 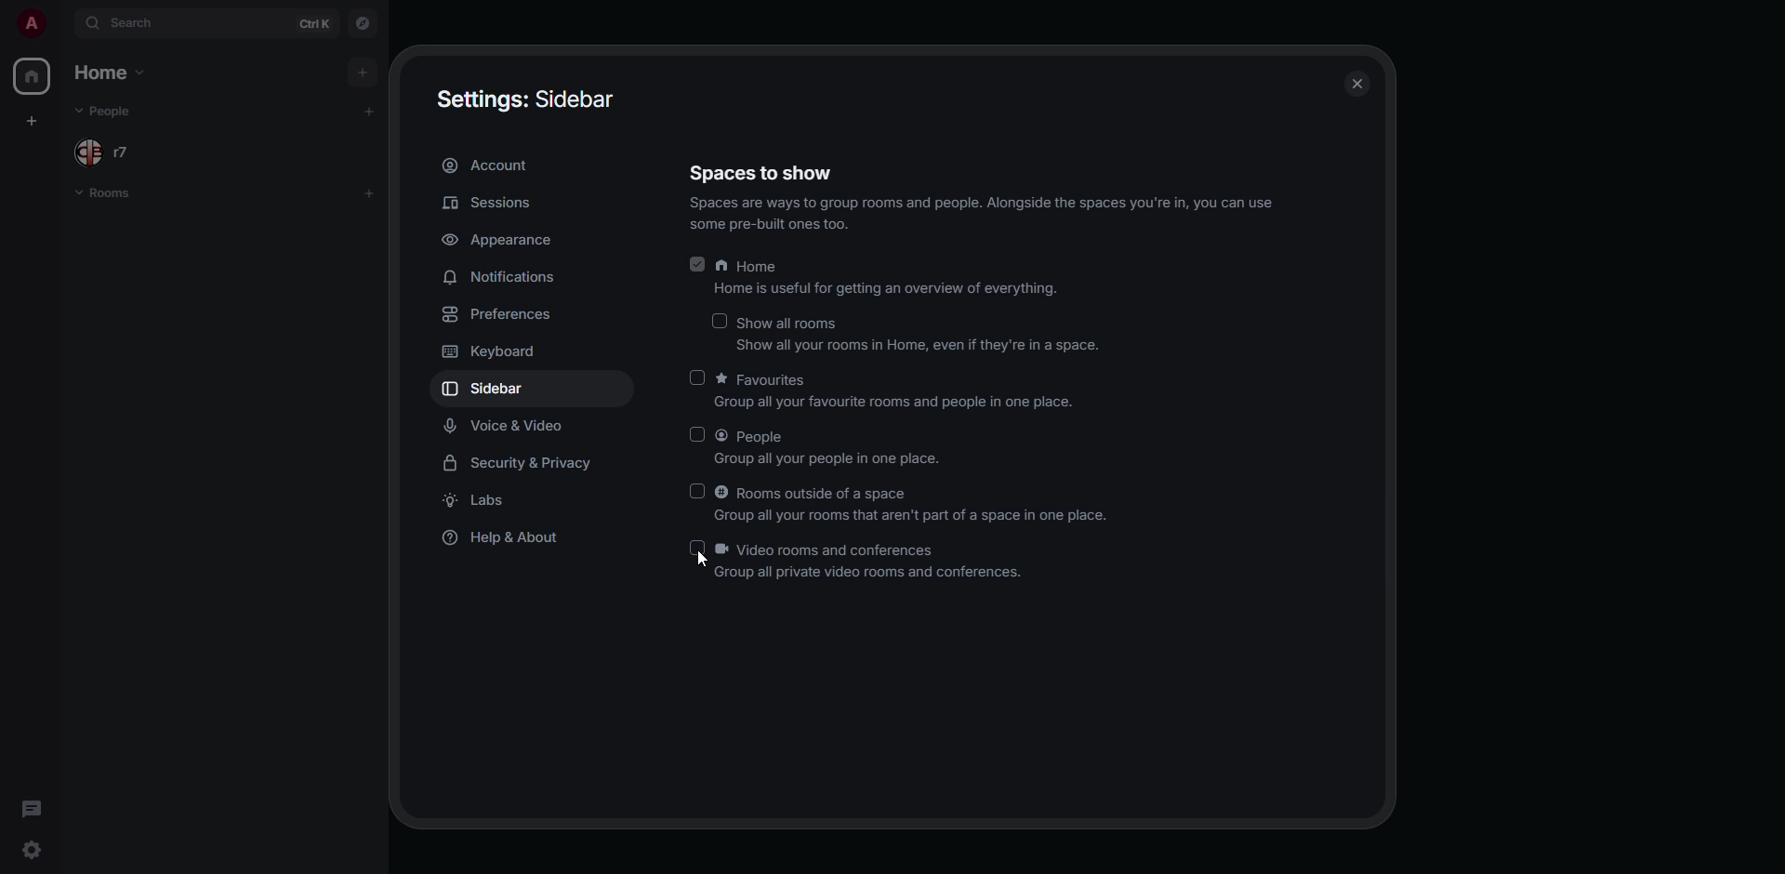 I want to click on click to enable, so click(x=693, y=434).